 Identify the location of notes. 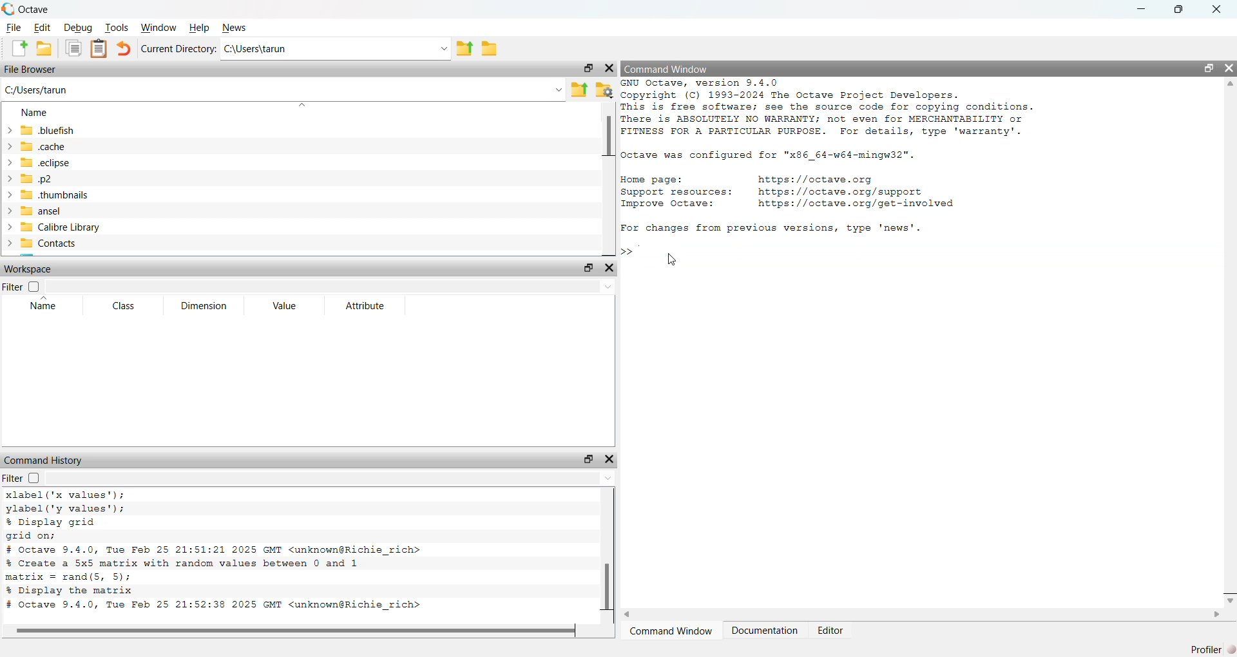
(102, 48).